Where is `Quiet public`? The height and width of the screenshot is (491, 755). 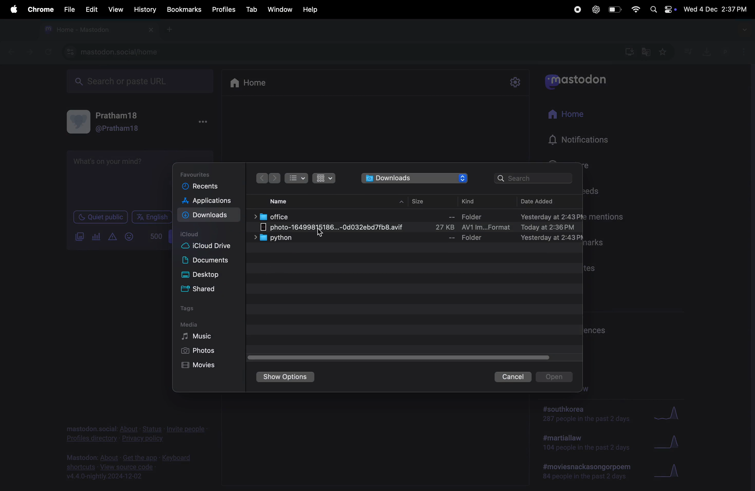
Quiet public is located at coordinates (100, 216).